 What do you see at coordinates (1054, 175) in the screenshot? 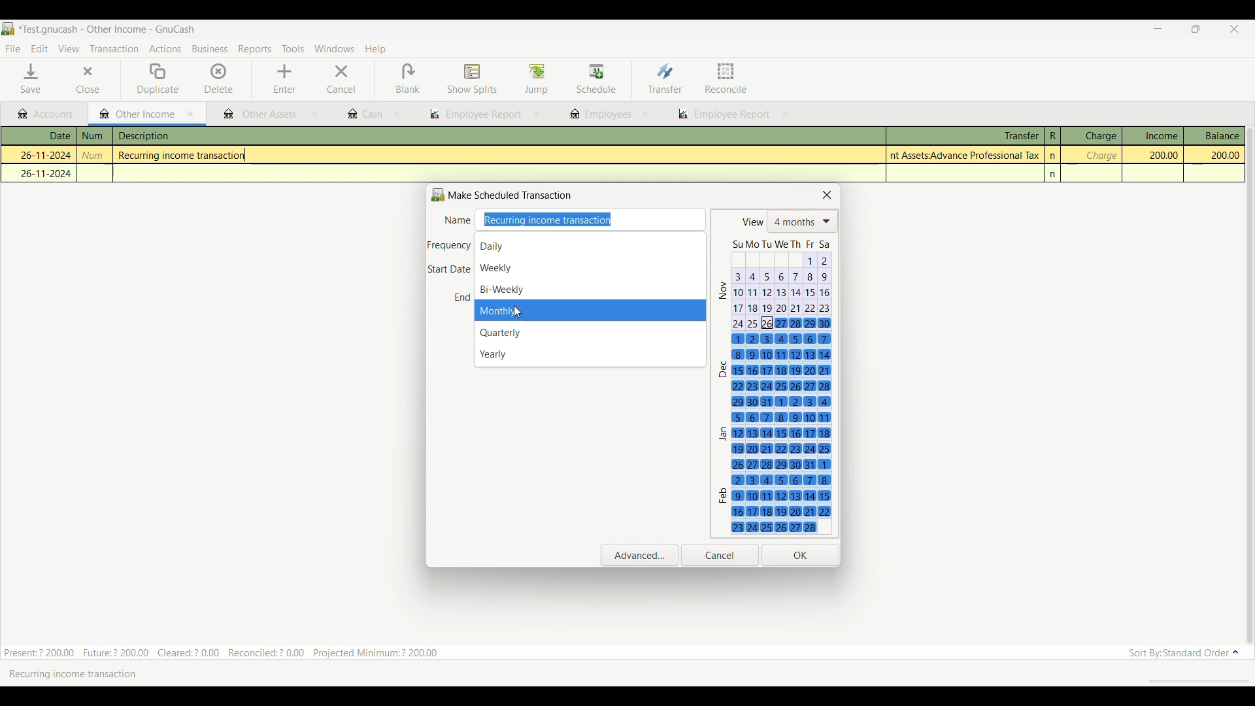
I see `n` at bounding box center [1054, 175].